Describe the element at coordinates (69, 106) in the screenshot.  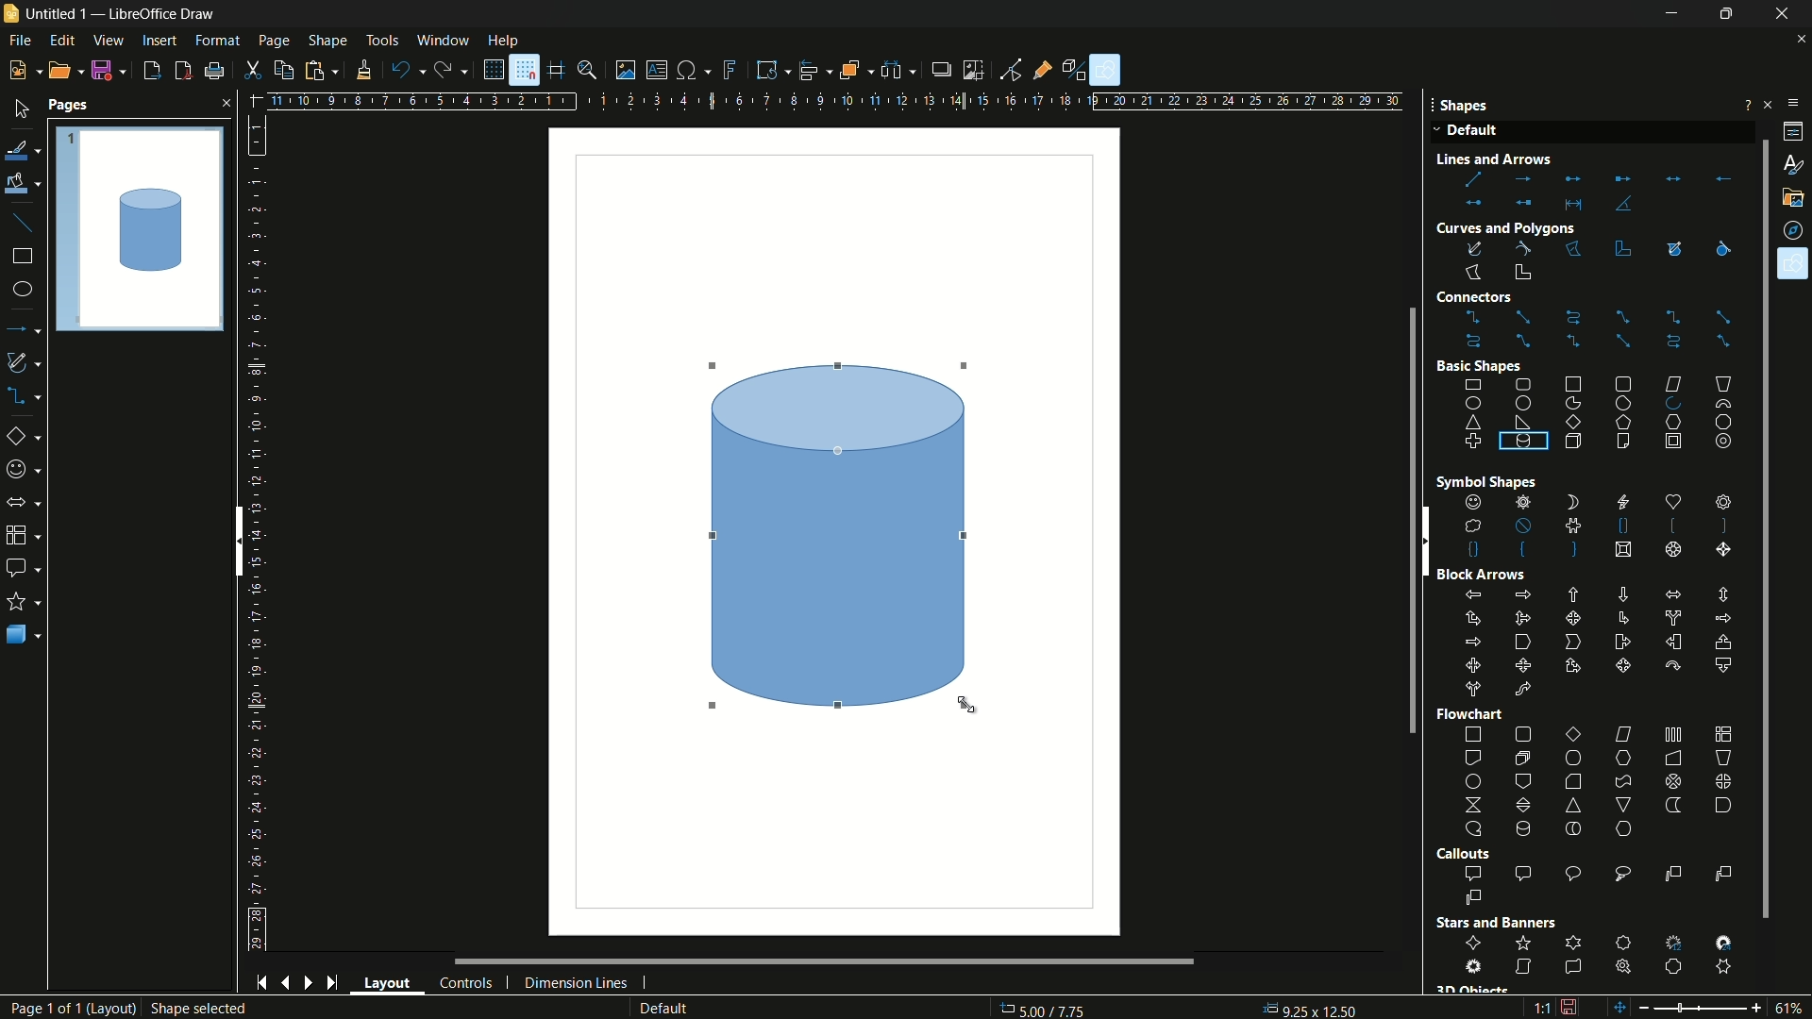
I see `pages` at that location.